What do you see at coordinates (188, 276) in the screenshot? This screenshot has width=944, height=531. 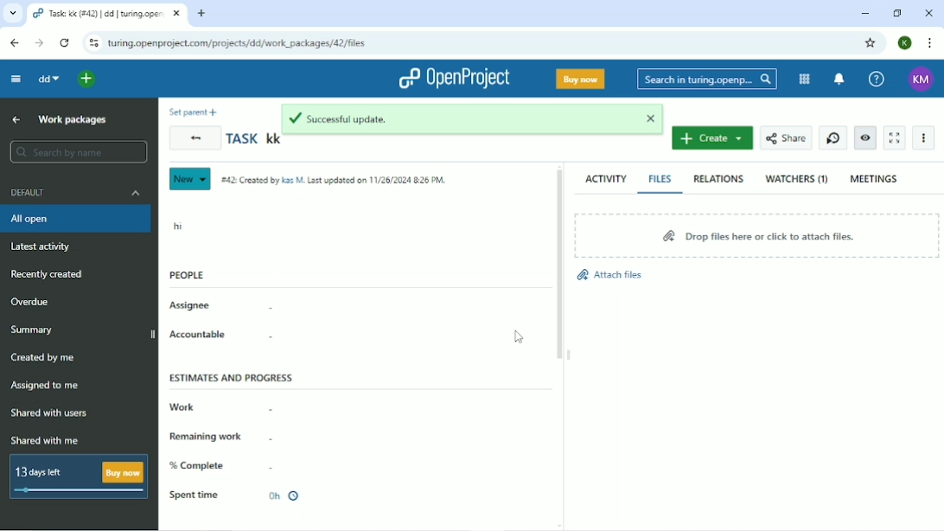 I see `People` at bounding box center [188, 276].